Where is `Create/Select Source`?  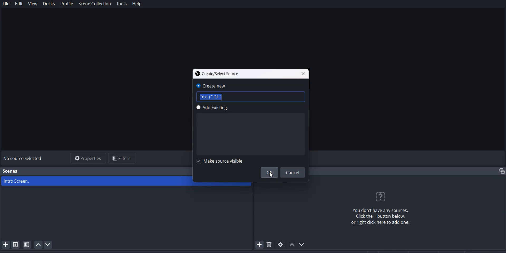
Create/Select Source is located at coordinates (218, 74).